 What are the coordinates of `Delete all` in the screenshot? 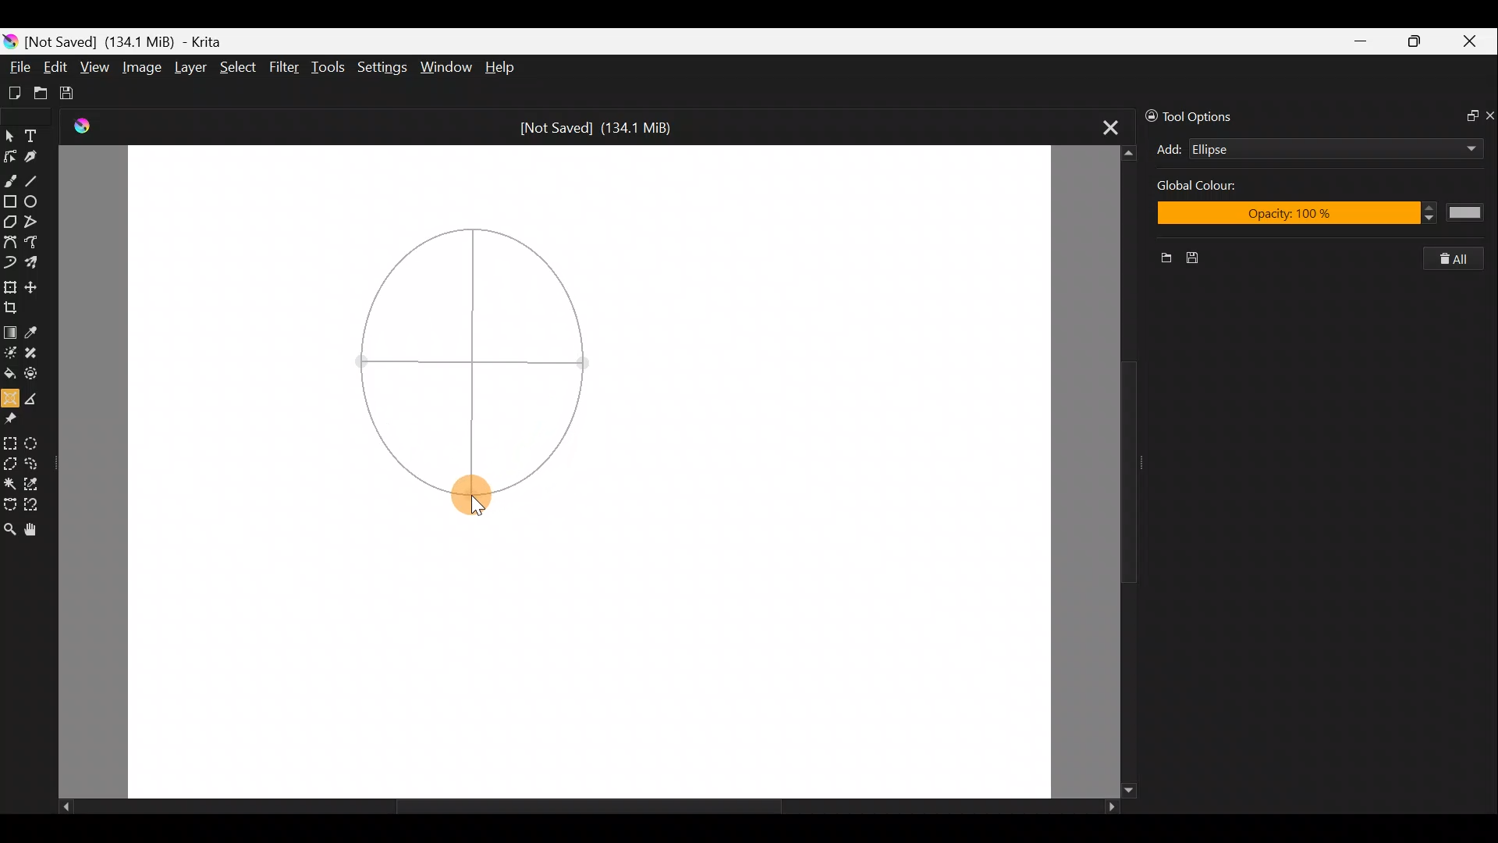 It's located at (1462, 259).